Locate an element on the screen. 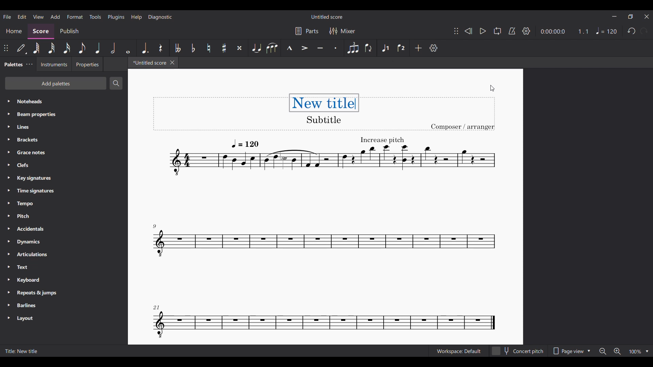  Close interface is located at coordinates (647, 17).